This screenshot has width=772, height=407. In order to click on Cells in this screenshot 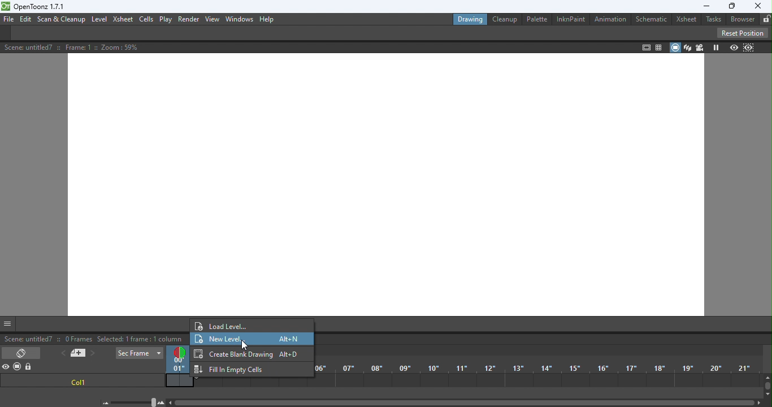, I will do `click(146, 20)`.